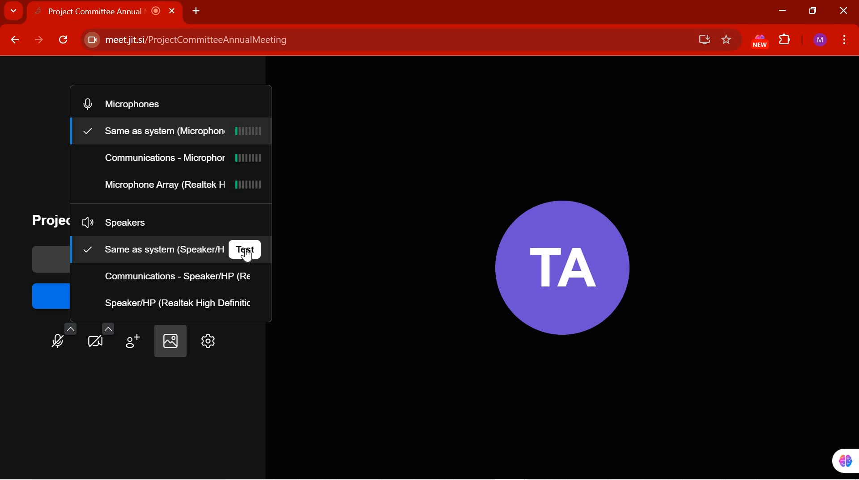 Image resolution: width=859 pixels, height=480 pixels. Describe the element at coordinates (557, 261) in the screenshot. I see `Participant Initials` at that location.